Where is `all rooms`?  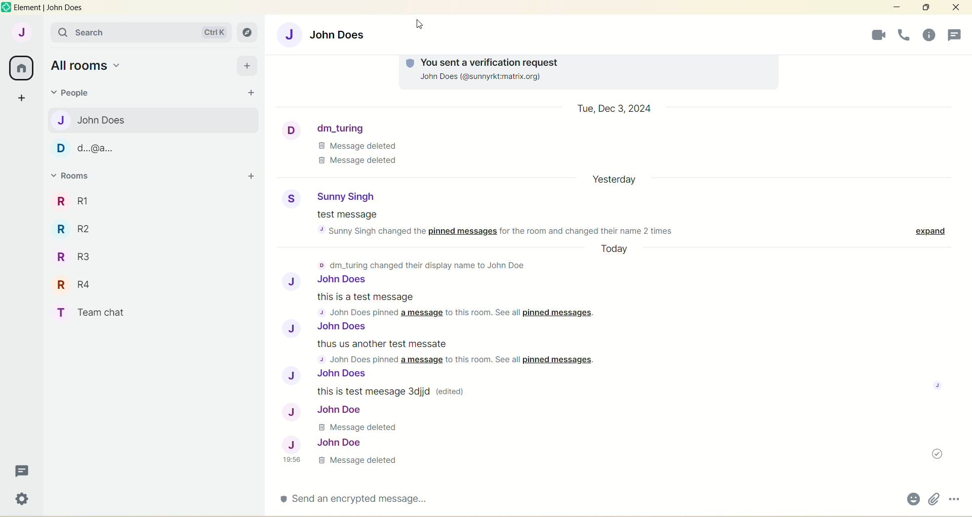 all rooms is located at coordinates (87, 65).